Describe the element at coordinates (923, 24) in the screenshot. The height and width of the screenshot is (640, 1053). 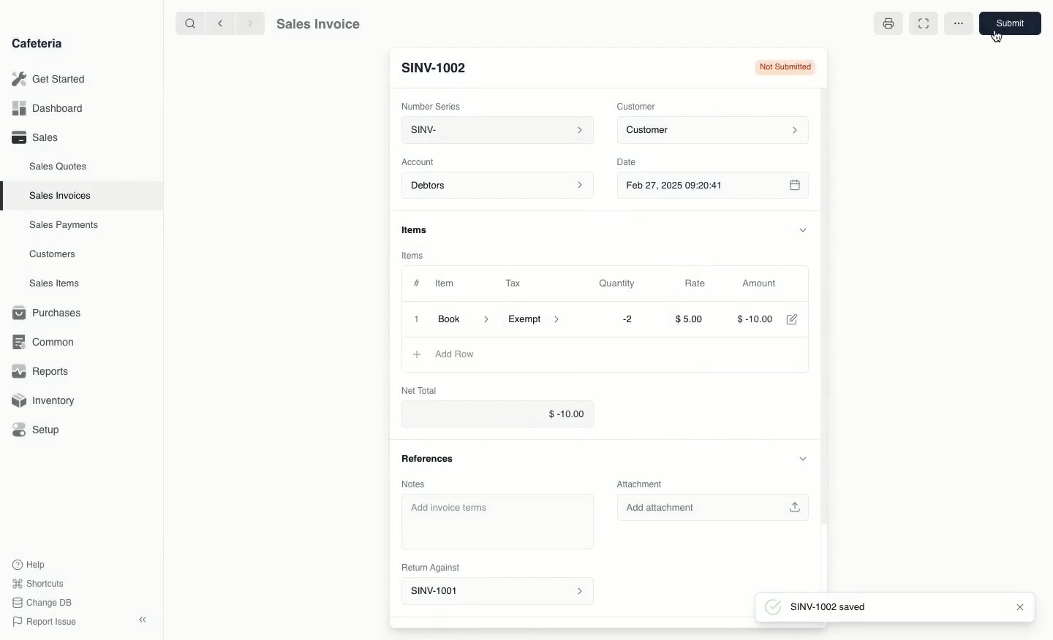
I see `Full width` at that location.